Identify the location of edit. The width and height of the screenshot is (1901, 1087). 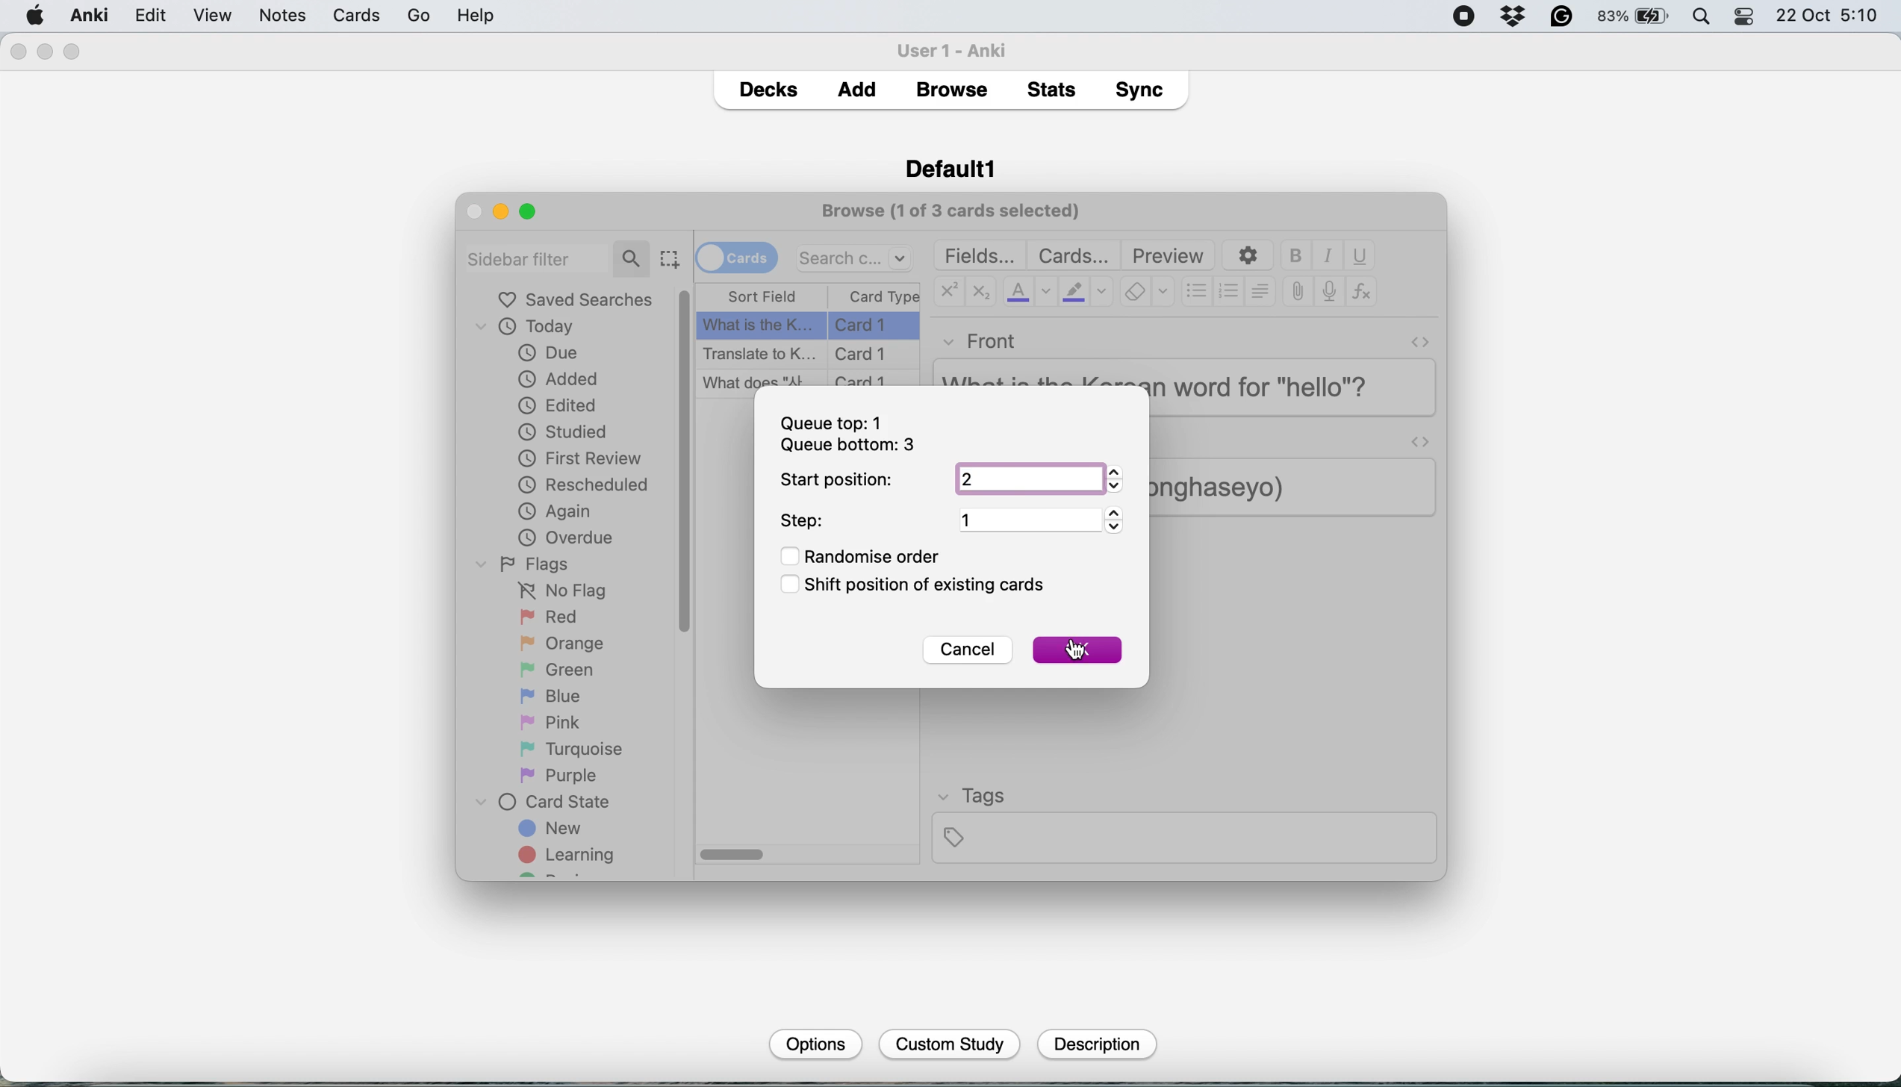
(212, 16).